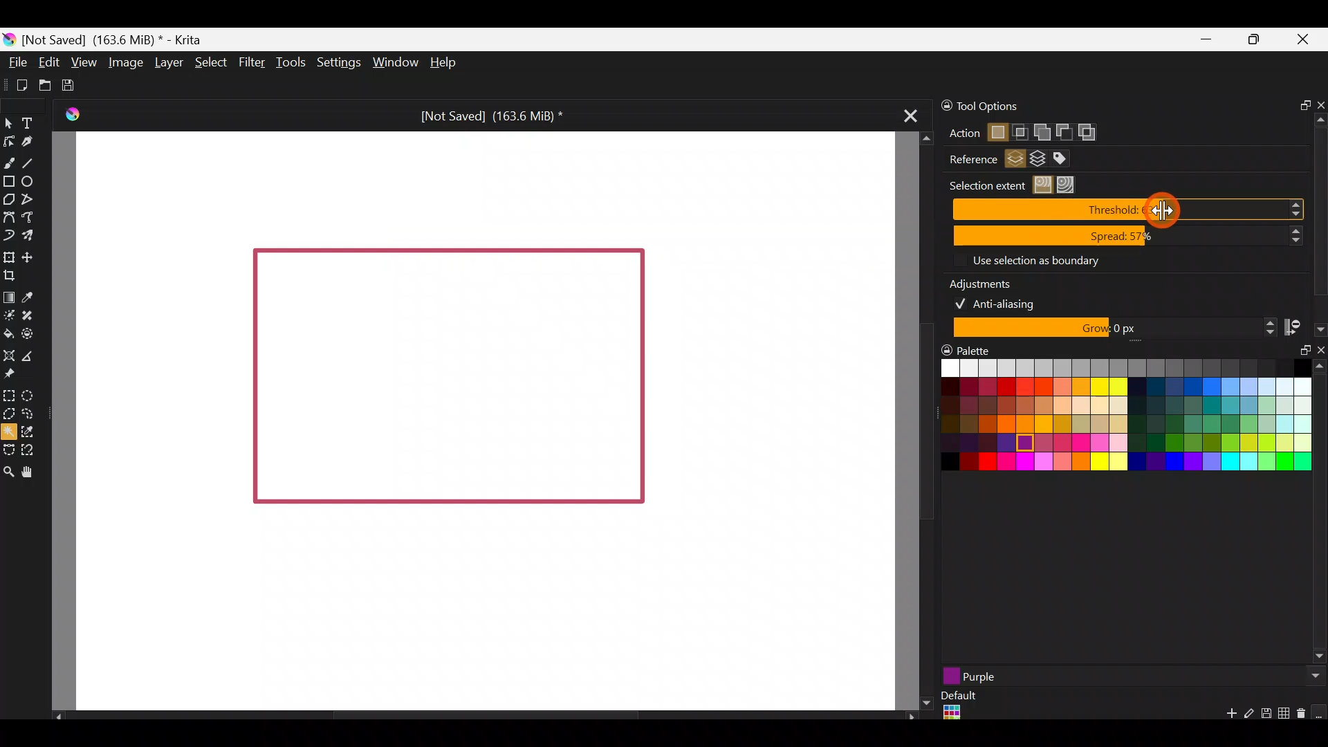  What do you see at coordinates (1021, 129) in the screenshot?
I see `Intersect` at bounding box center [1021, 129].